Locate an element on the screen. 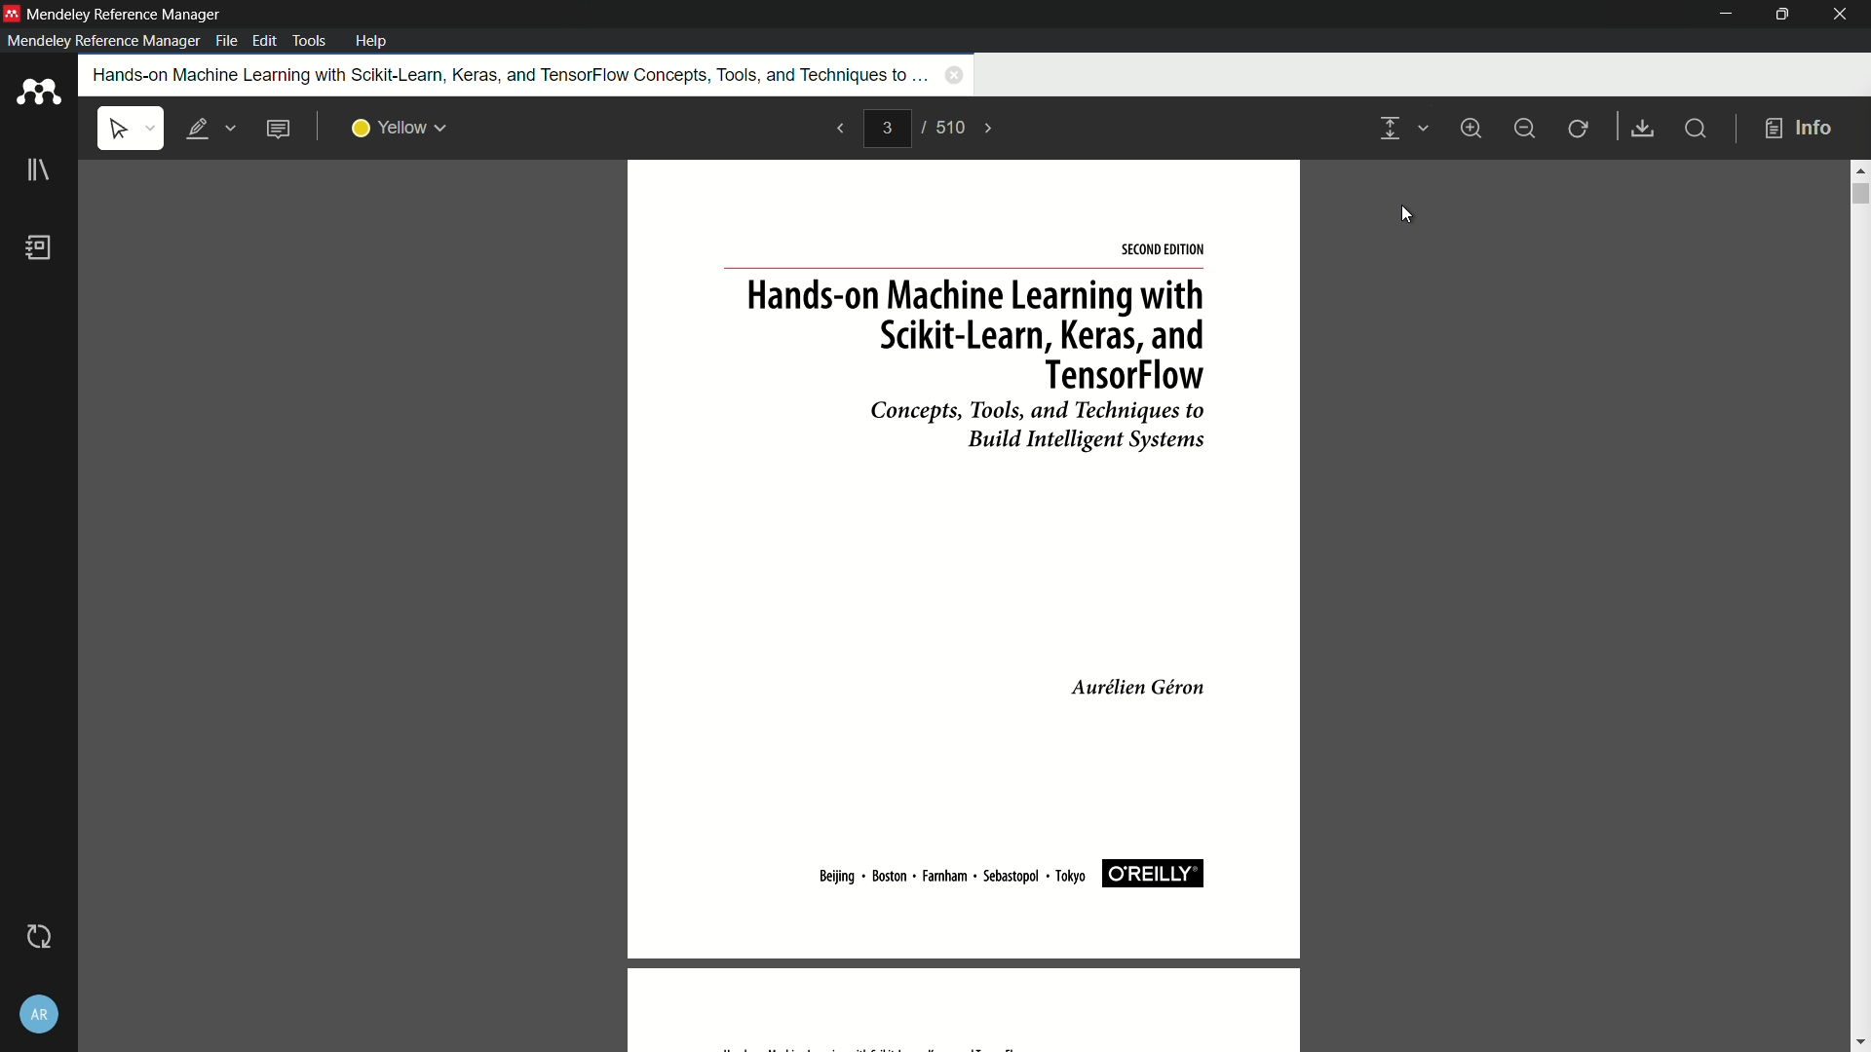  view mode dropdown is located at coordinates (1423, 128).